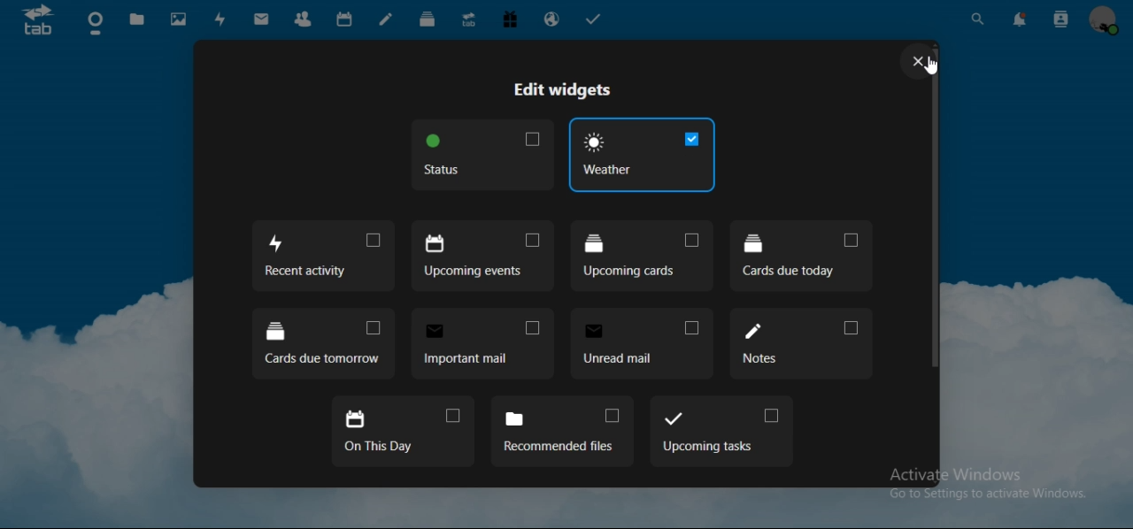 Image resolution: width=1133 pixels, height=529 pixels. I want to click on scrollbar, so click(933, 249).